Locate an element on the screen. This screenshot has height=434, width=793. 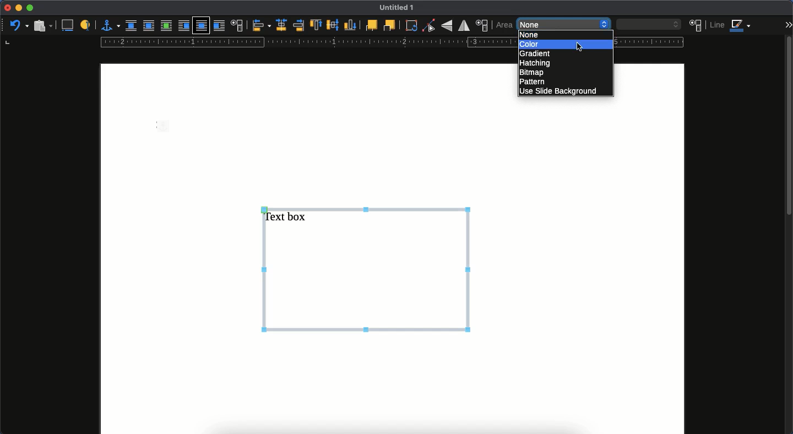
after is located at coordinates (220, 27).